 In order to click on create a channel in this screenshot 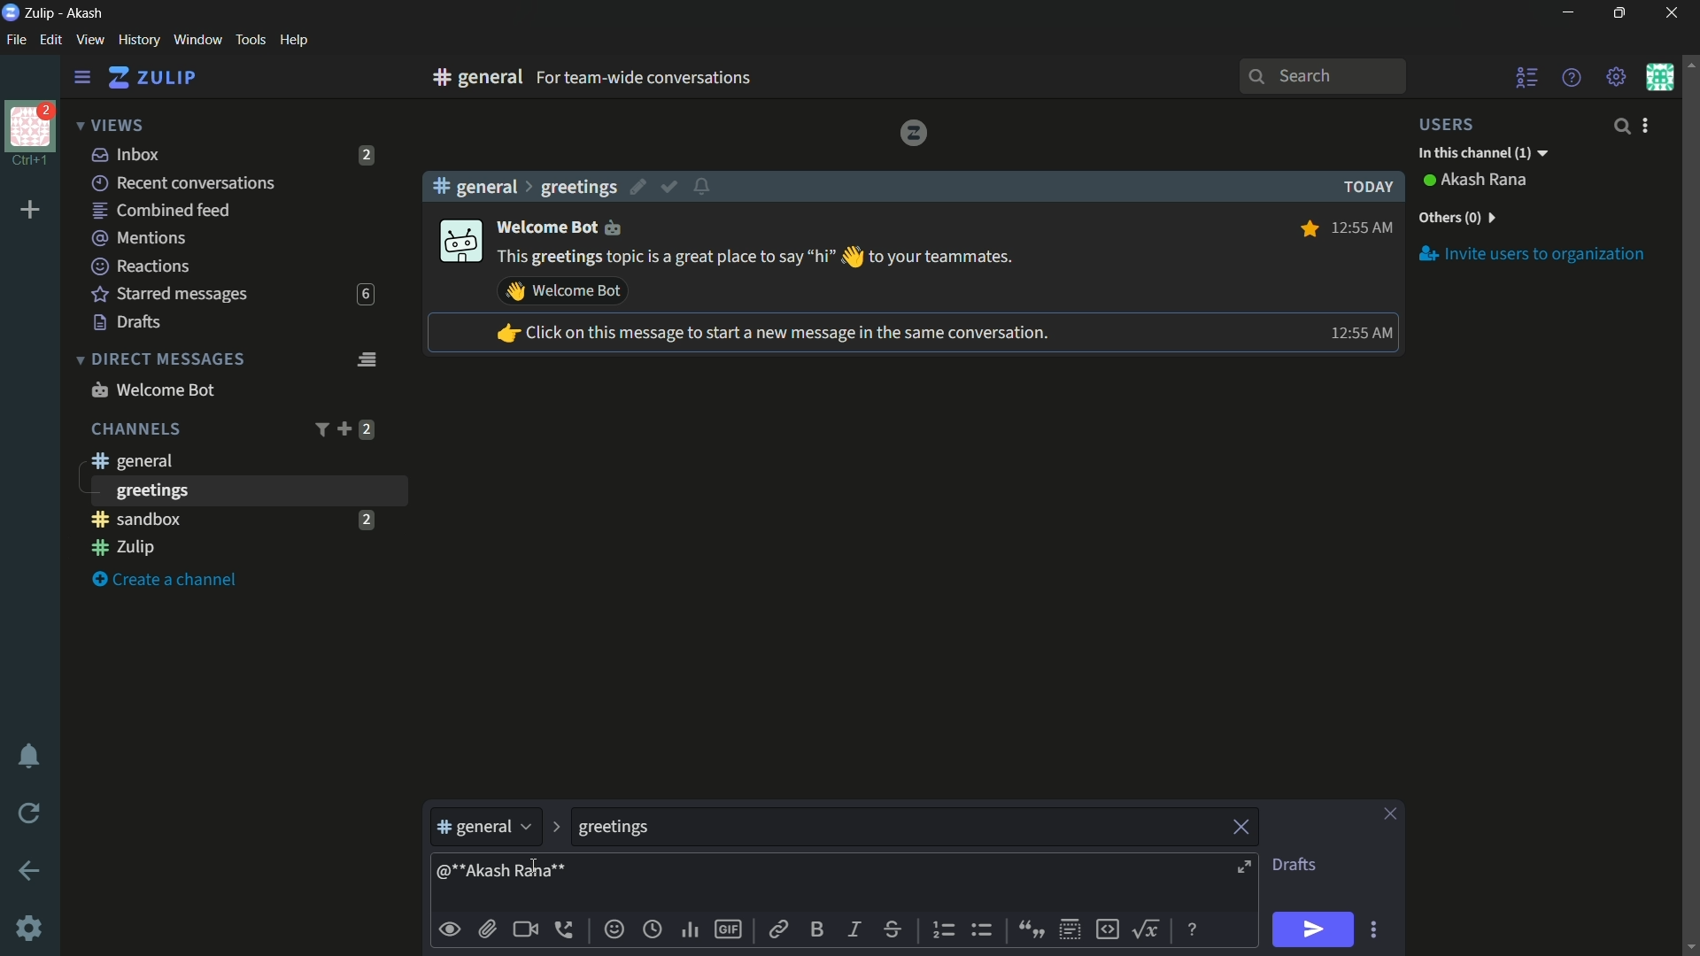, I will do `click(169, 581)`.